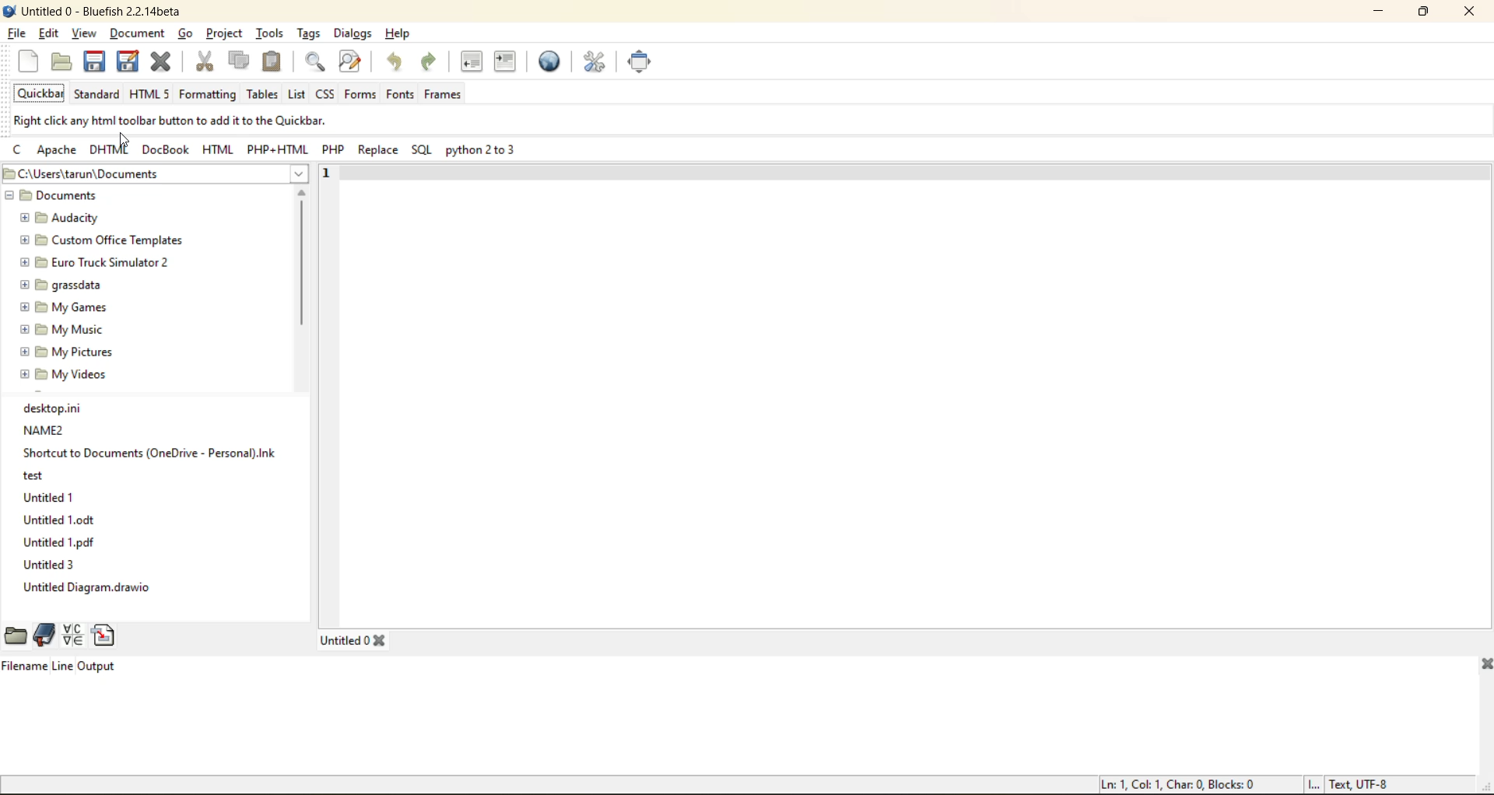 This screenshot has height=795, width=1494. Describe the element at coordinates (297, 180) in the screenshot. I see `show more` at that location.